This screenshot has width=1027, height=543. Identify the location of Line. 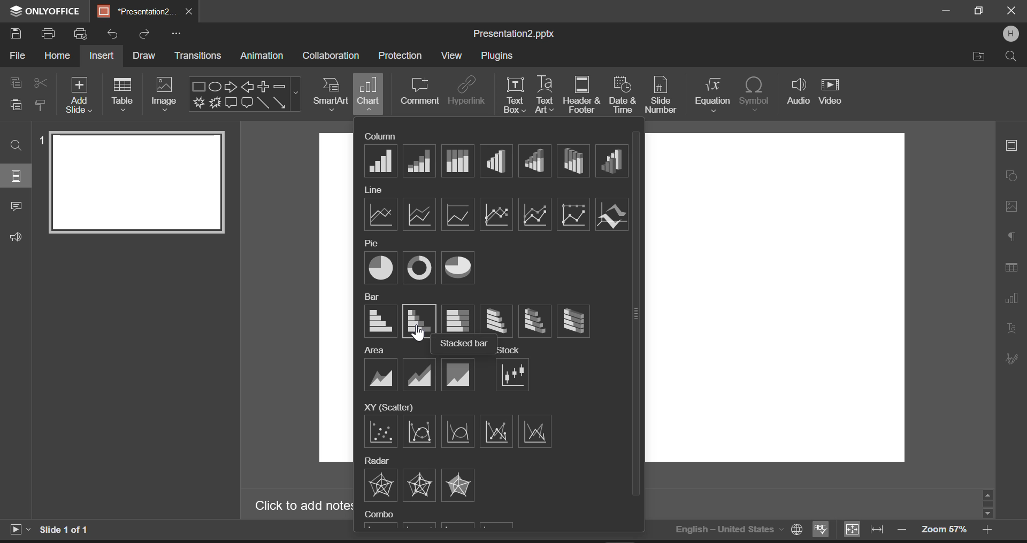
(263, 103).